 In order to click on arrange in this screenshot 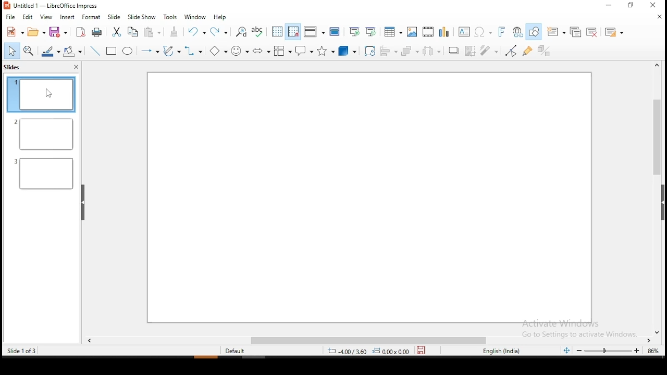, I will do `click(411, 51)`.